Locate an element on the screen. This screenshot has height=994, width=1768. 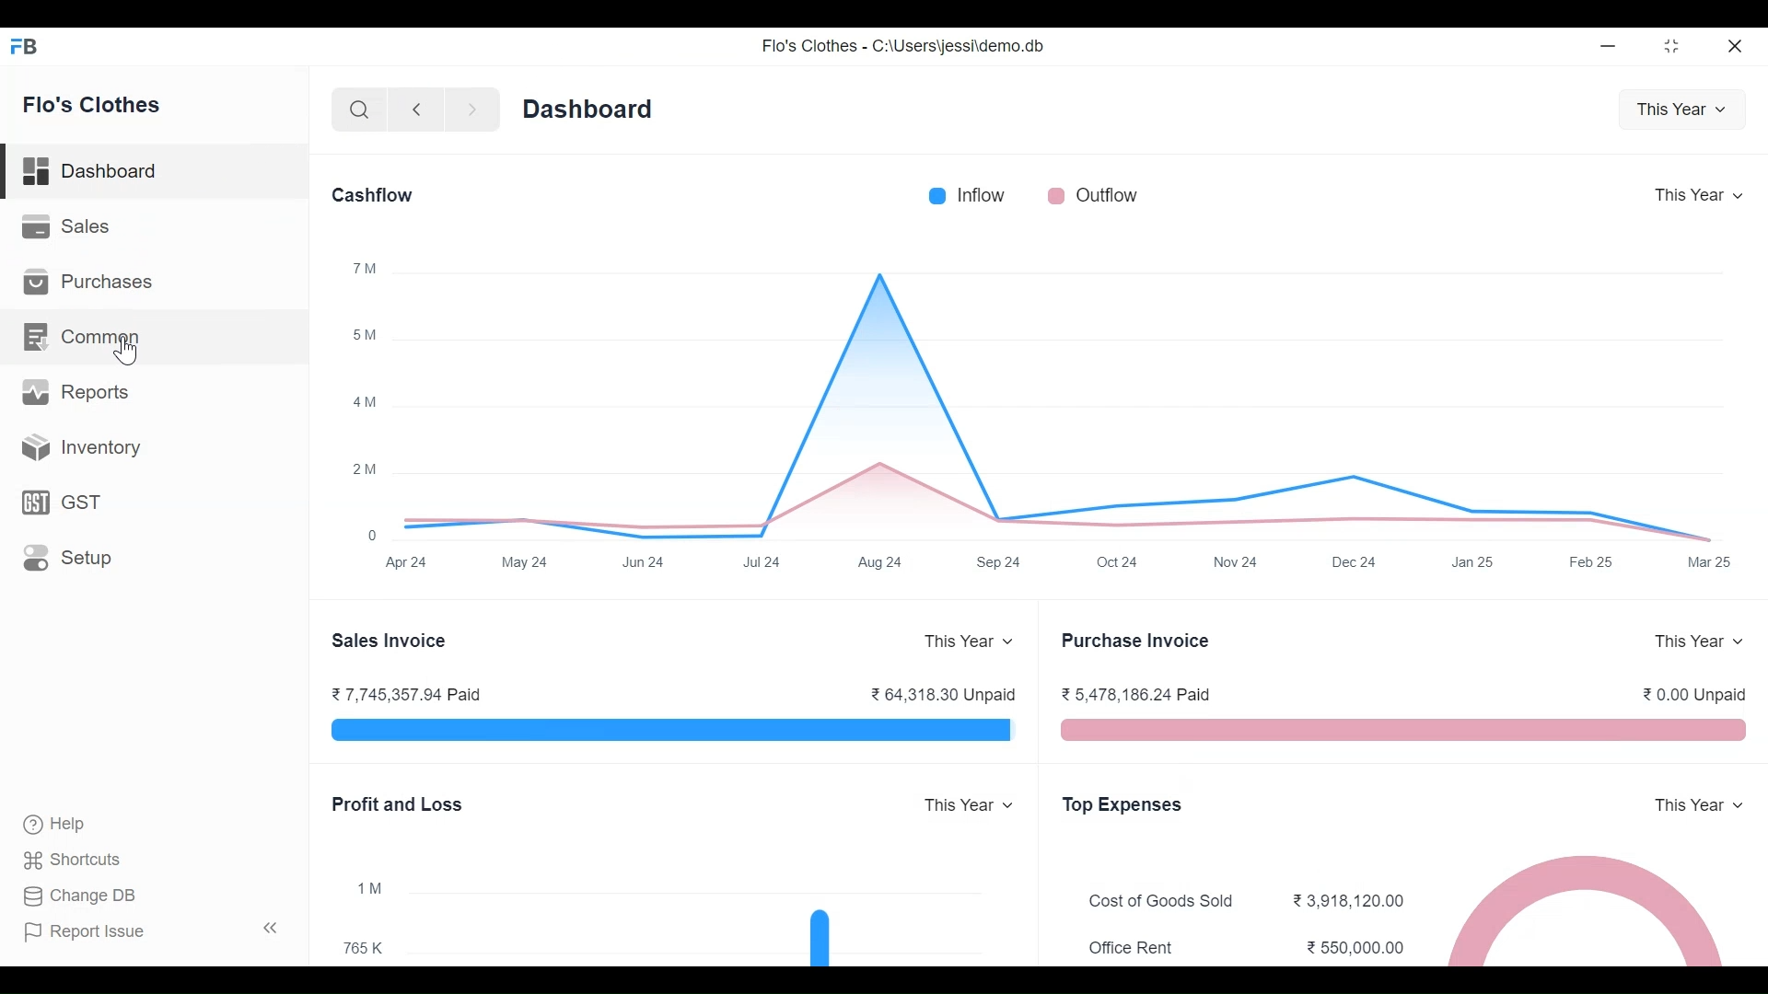
The Chart shows Flo's Clothes top five expenses sorted from the highest expenses to lowest expenses by category is located at coordinates (1586, 908).